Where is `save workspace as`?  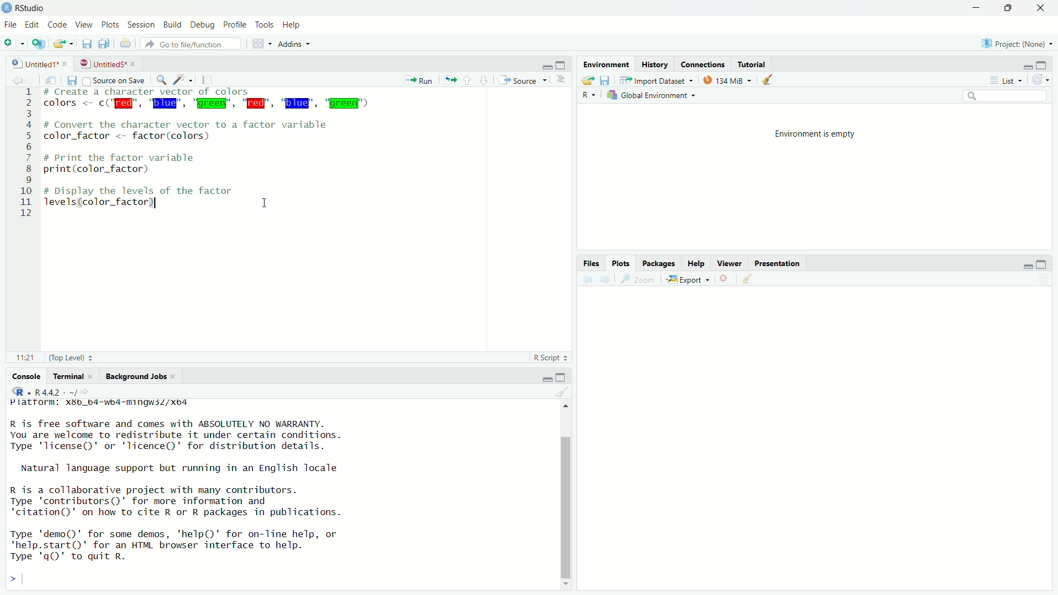
save workspace as is located at coordinates (608, 80).